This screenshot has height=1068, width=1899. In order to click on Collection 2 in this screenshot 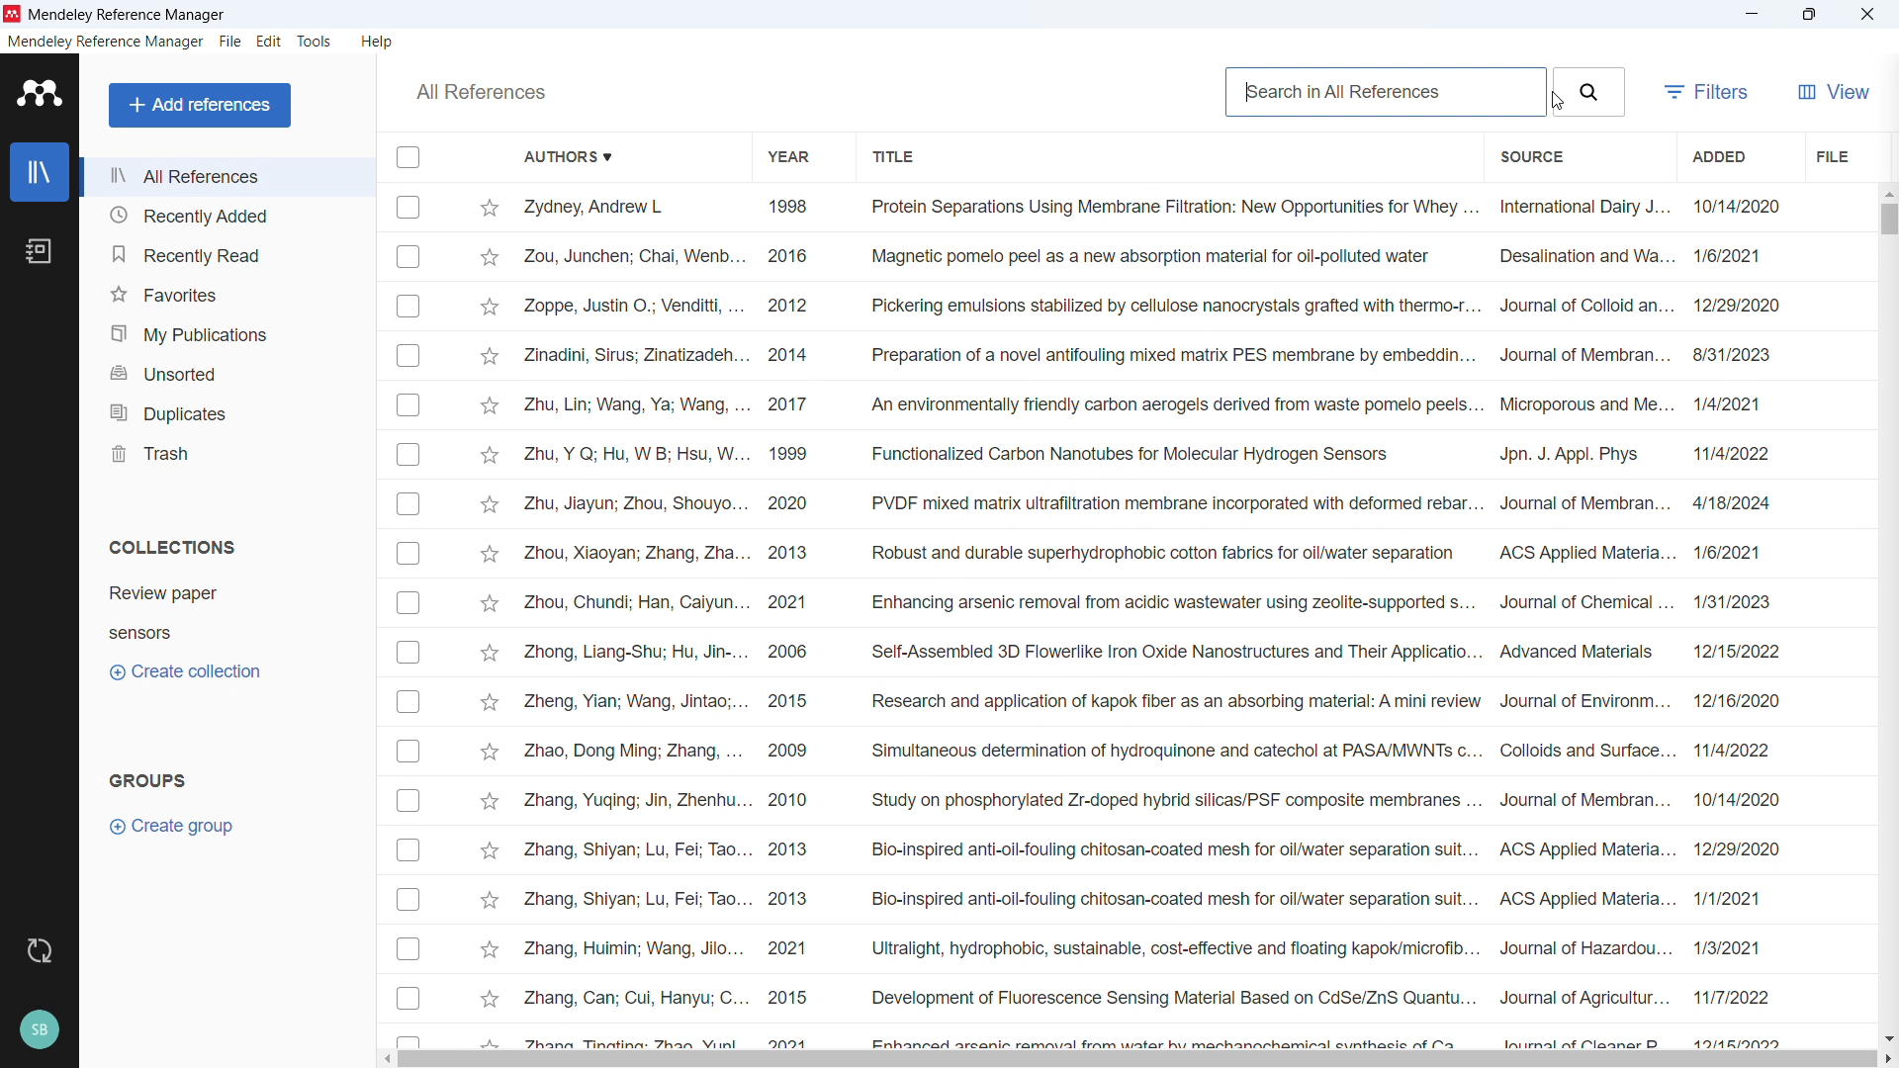, I will do `click(139, 634)`.